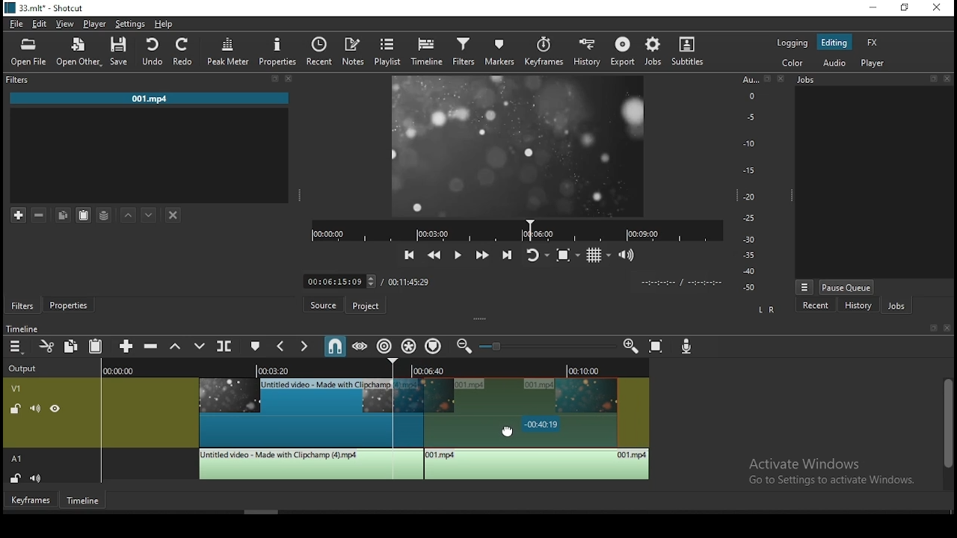  Describe the element at coordinates (535, 254) in the screenshot. I see `toggle player looping` at that location.